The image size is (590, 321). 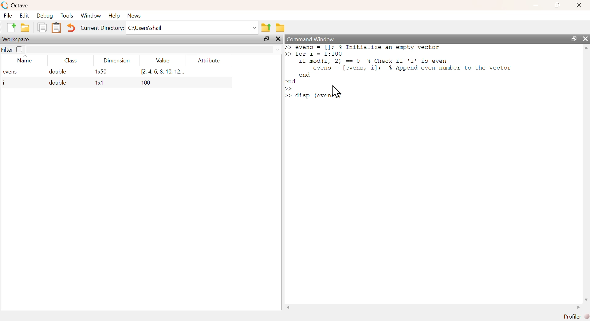 I want to click on minimize, so click(x=535, y=6).